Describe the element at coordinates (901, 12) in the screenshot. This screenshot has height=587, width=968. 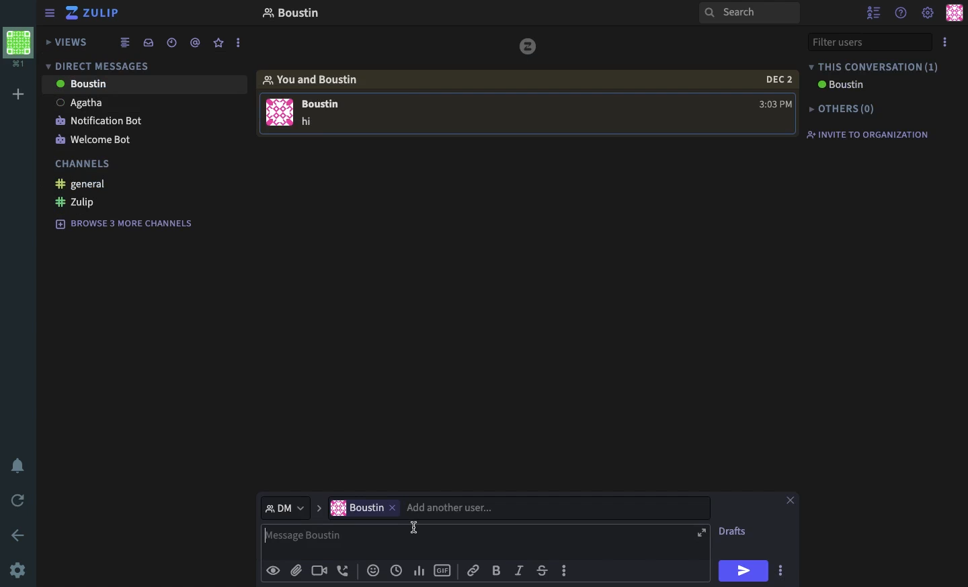
I see `help` at that location.